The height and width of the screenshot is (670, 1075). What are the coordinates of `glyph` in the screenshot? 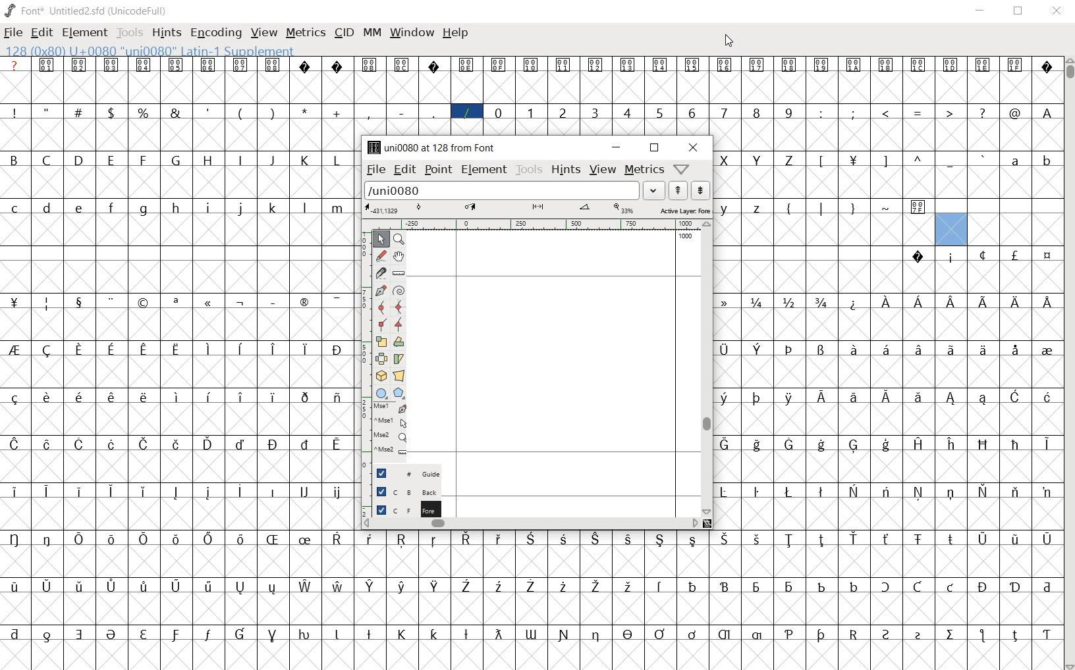 It's located at (563, 586).